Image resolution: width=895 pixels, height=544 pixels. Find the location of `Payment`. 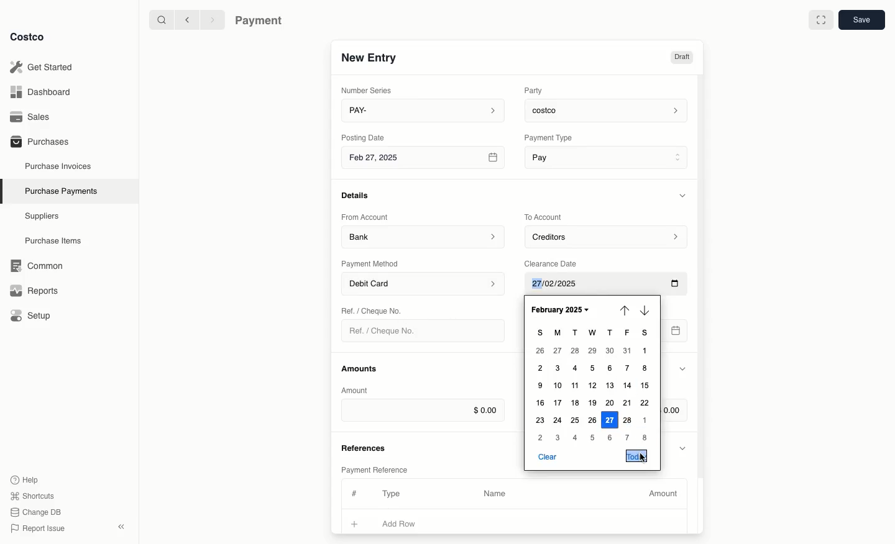

Payment is located at coordinates (262, 22).